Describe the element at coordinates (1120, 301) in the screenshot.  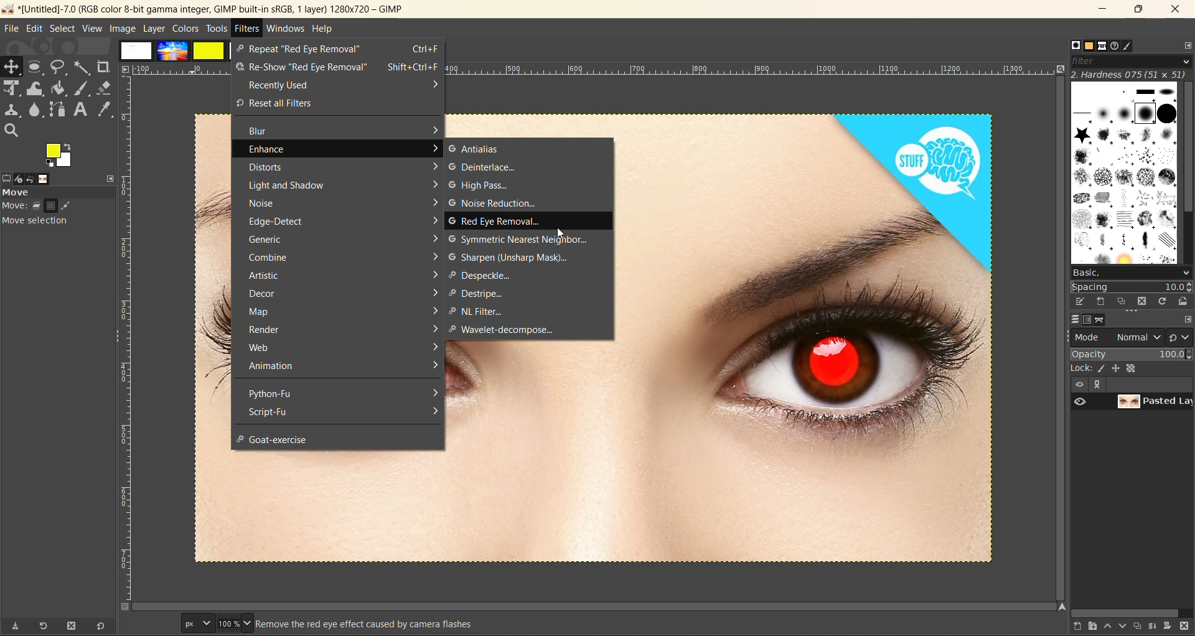
I see `duplicate this brush` at that location.